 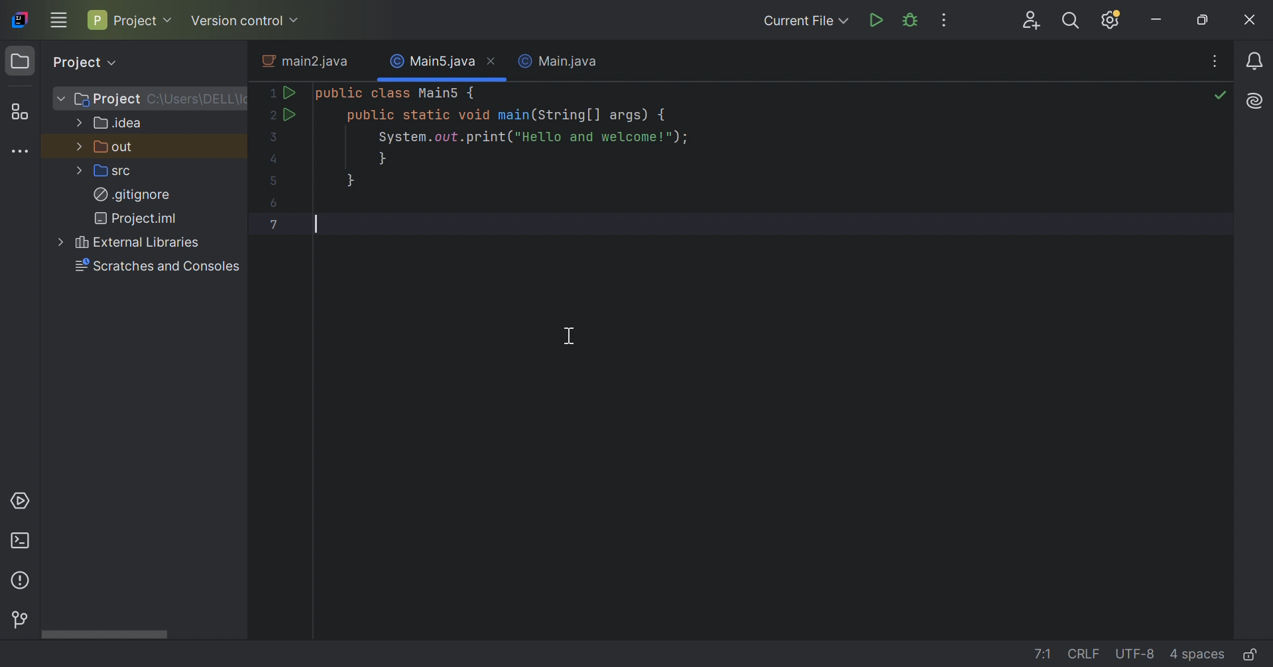 What do you see at coordinates (90, 62) in the screenshot?
I see `Project` at bounding box center [90, 62].